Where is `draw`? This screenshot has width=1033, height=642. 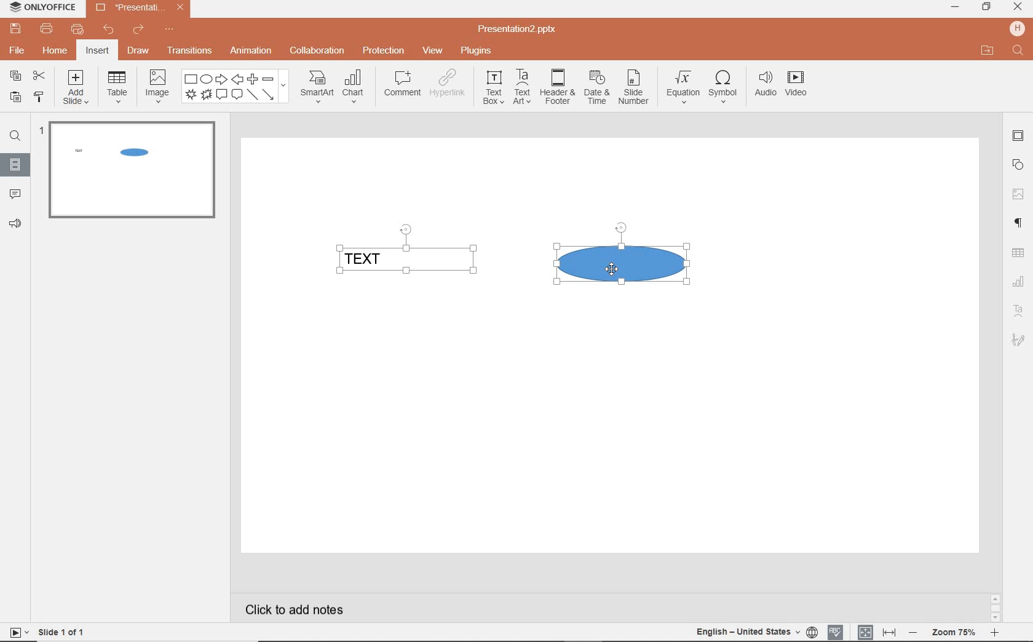 draw is located at coordinates (140, 50).